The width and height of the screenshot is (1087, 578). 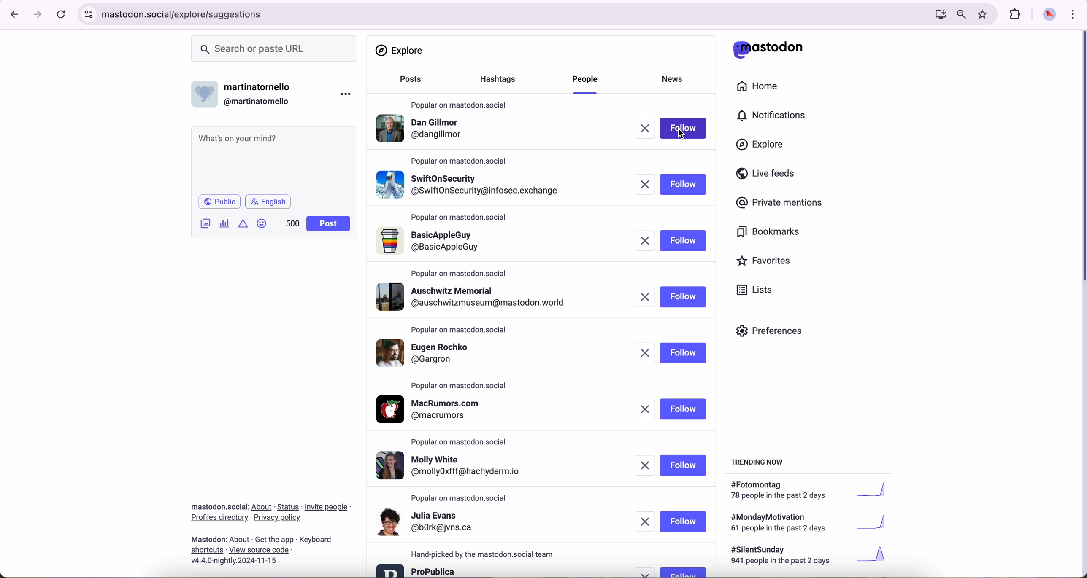 What do you see at coordinates (768, 233) in the screenshot?
I see `bookmarks` at bounding box center [768, 233].